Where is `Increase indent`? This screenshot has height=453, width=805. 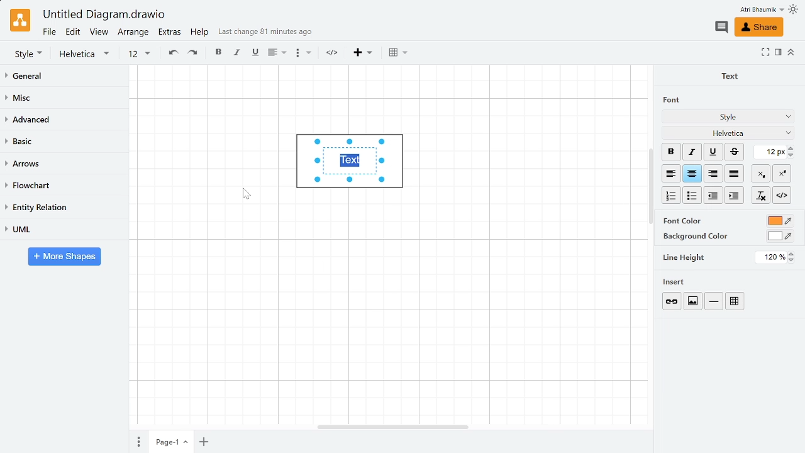 Increase indent is located at coordinates (714, 194).